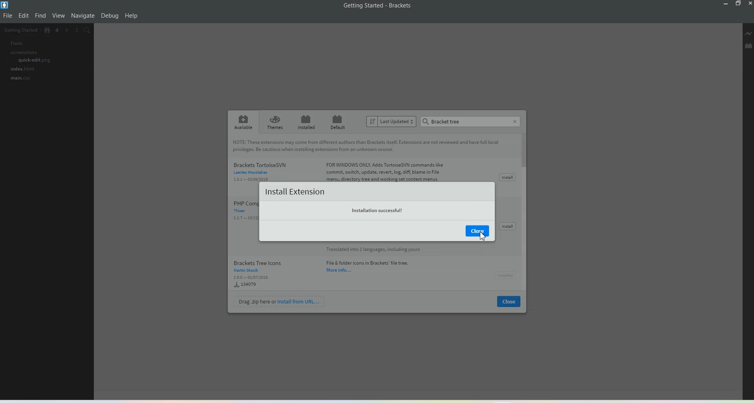 This screenshot has width=754, height=403. What do you see at coordinates (8, 16) in the screenshot?
I see `File` at bounding box center [8, 16].